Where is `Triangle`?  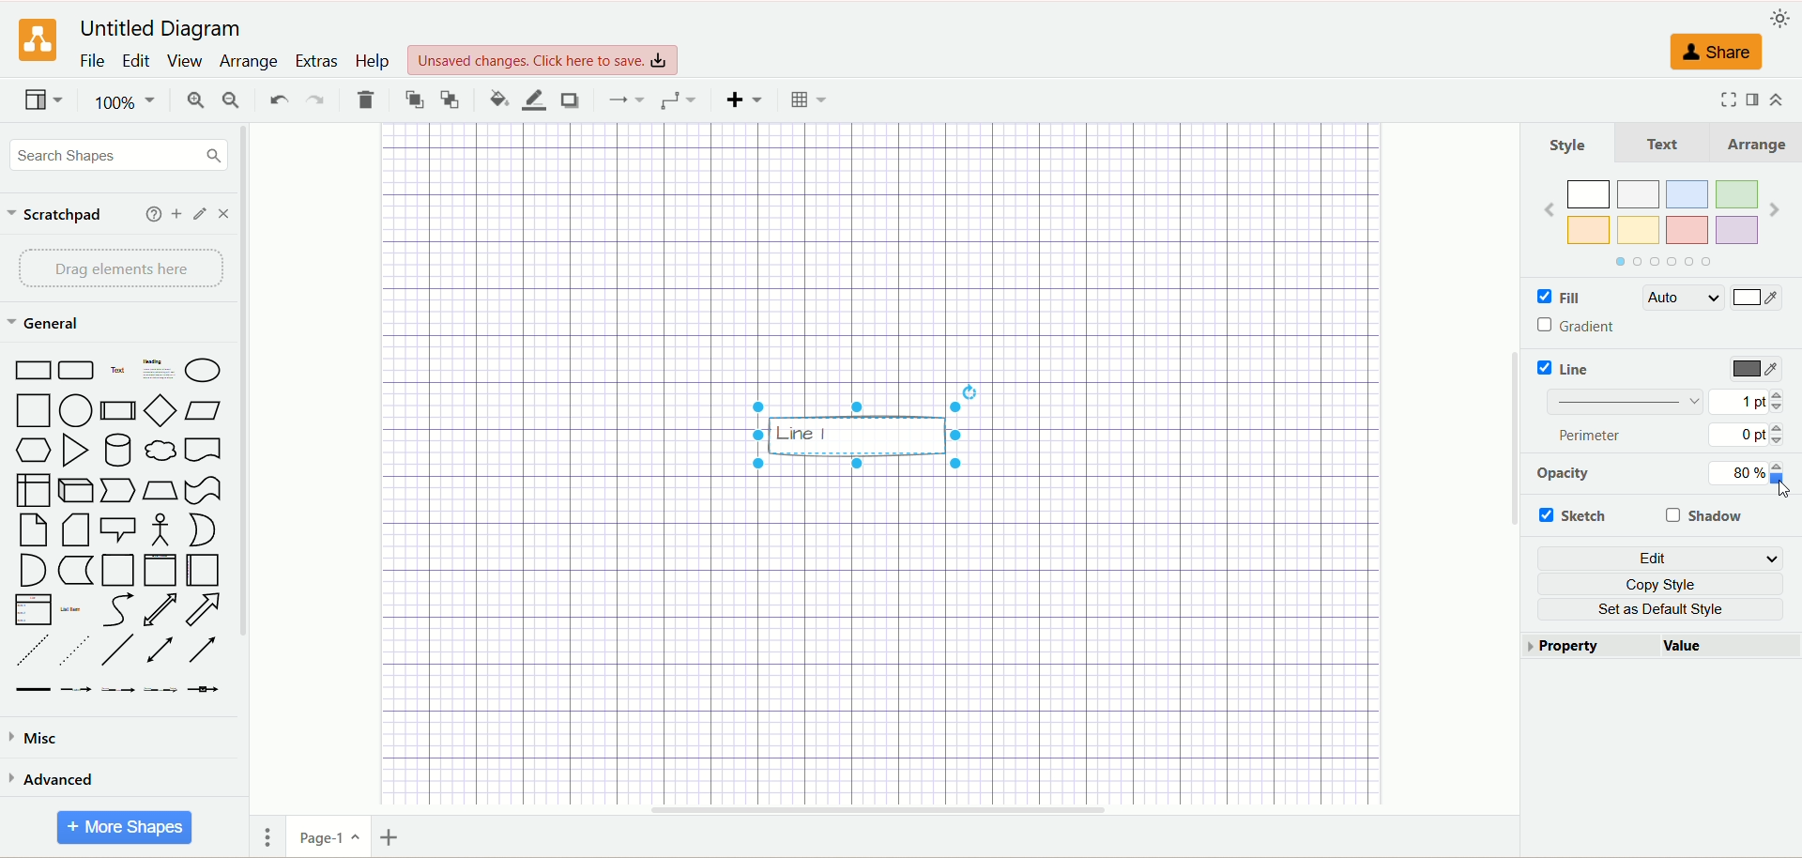 Triangle is located at coordinates (74, 451).